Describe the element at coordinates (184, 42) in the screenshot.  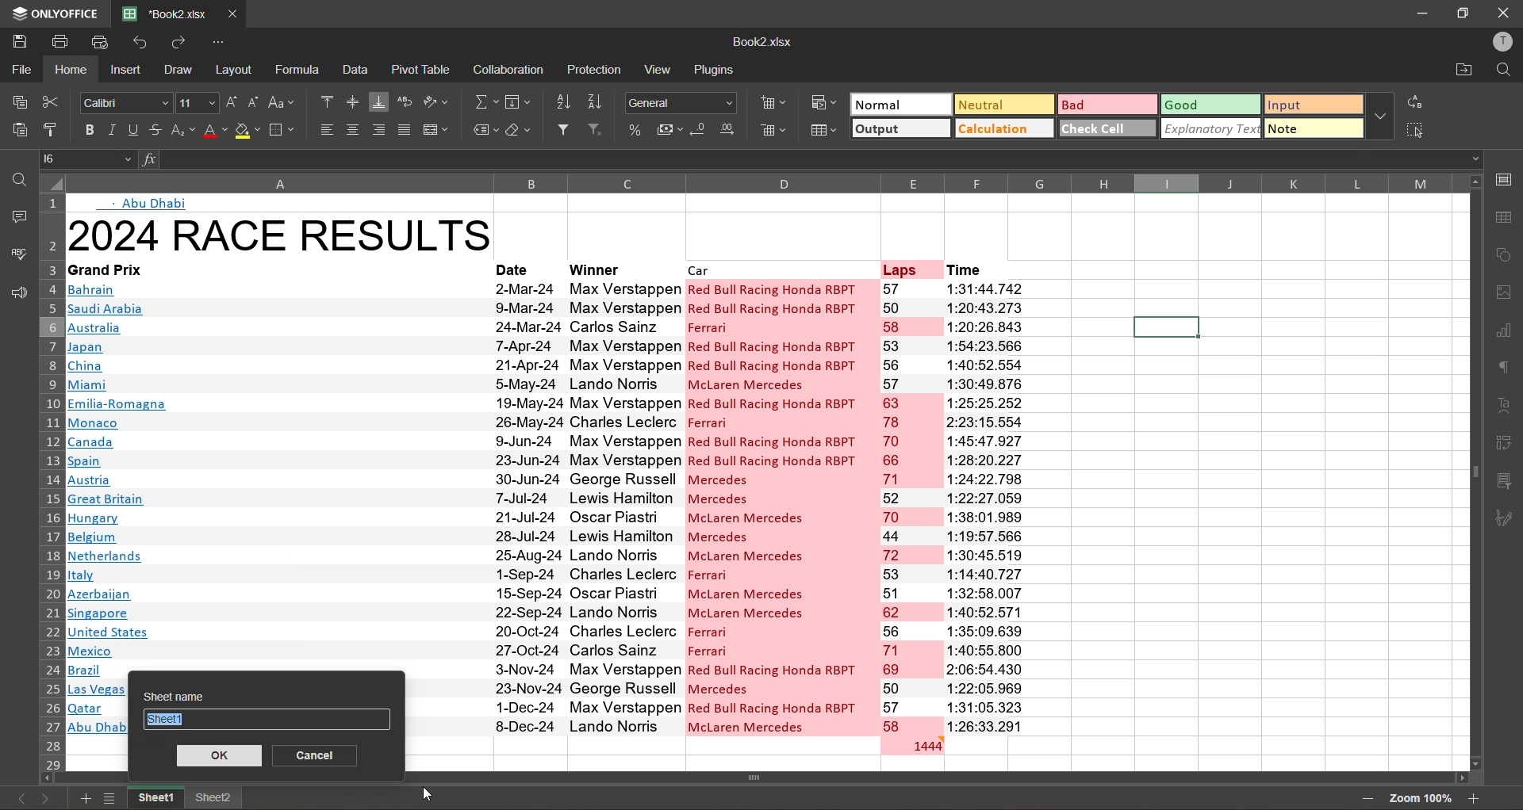
I see `redo` at that location.